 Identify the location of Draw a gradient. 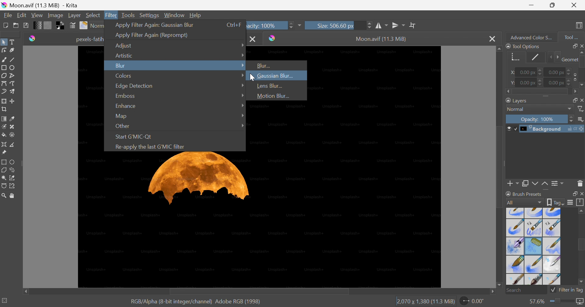
(4, 118).